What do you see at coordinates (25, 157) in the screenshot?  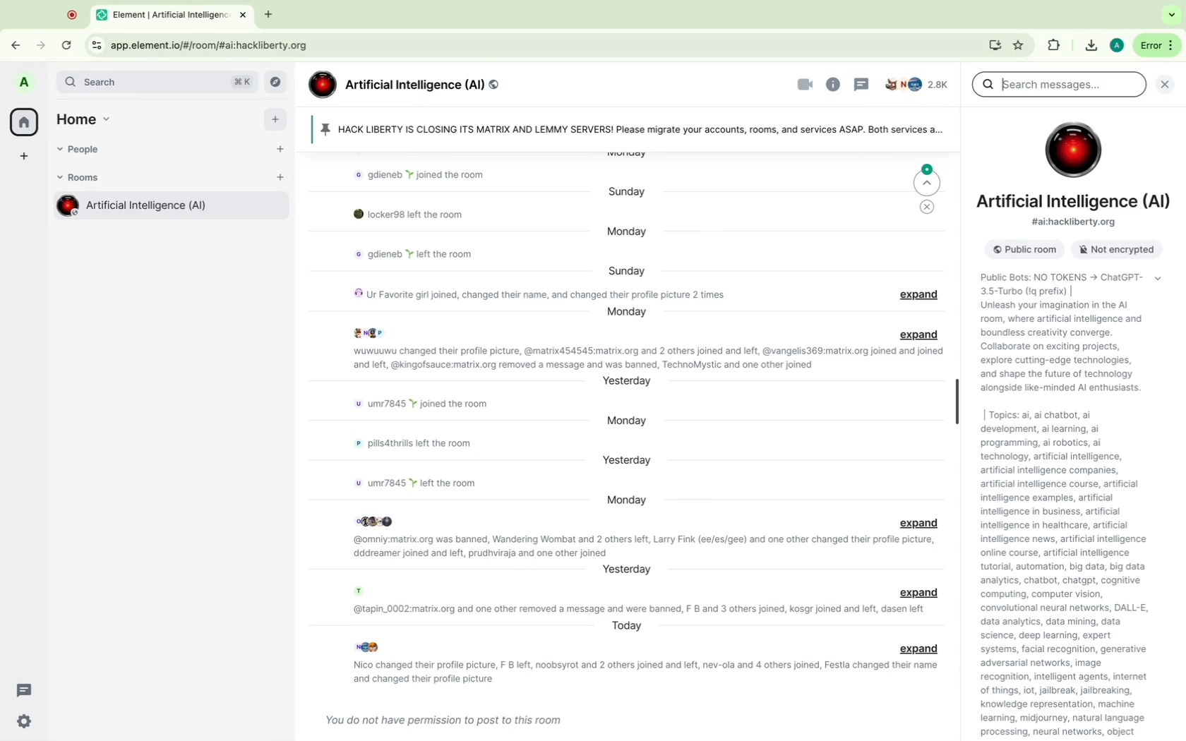 I see `create a space` at bounding box center [25, 157].